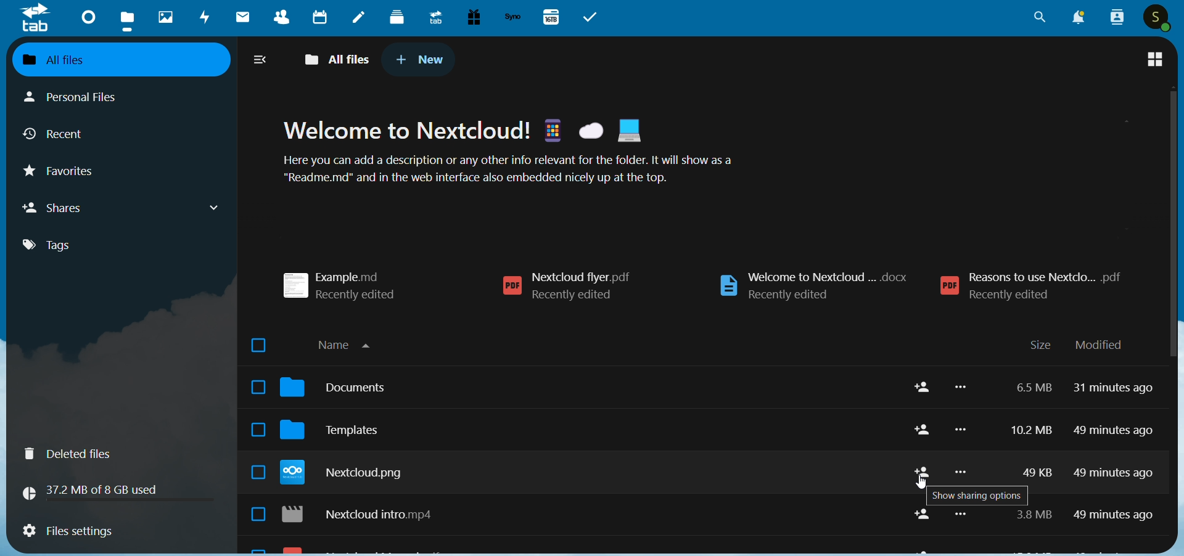  I want to click on deleted files, so click(75, 454).